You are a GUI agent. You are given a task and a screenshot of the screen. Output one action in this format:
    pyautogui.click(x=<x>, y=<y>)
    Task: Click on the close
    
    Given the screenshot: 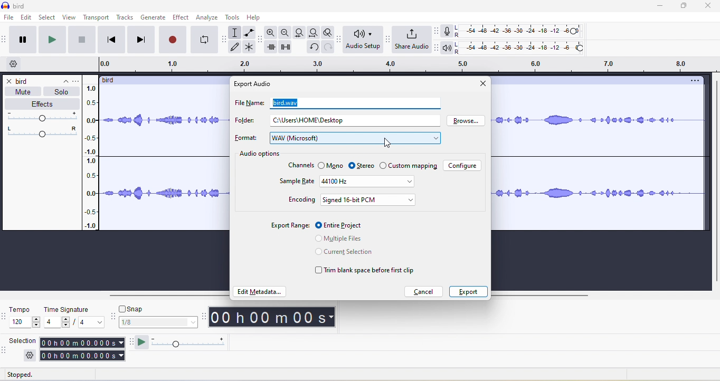 What is the action you would take?
    pyautogui.click(x=8, y=82)
    